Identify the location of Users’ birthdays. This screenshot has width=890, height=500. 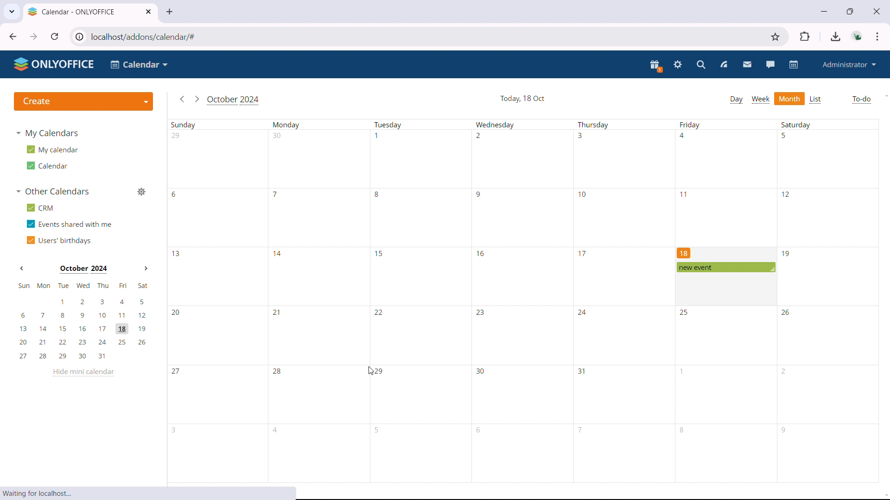
(58, 240).